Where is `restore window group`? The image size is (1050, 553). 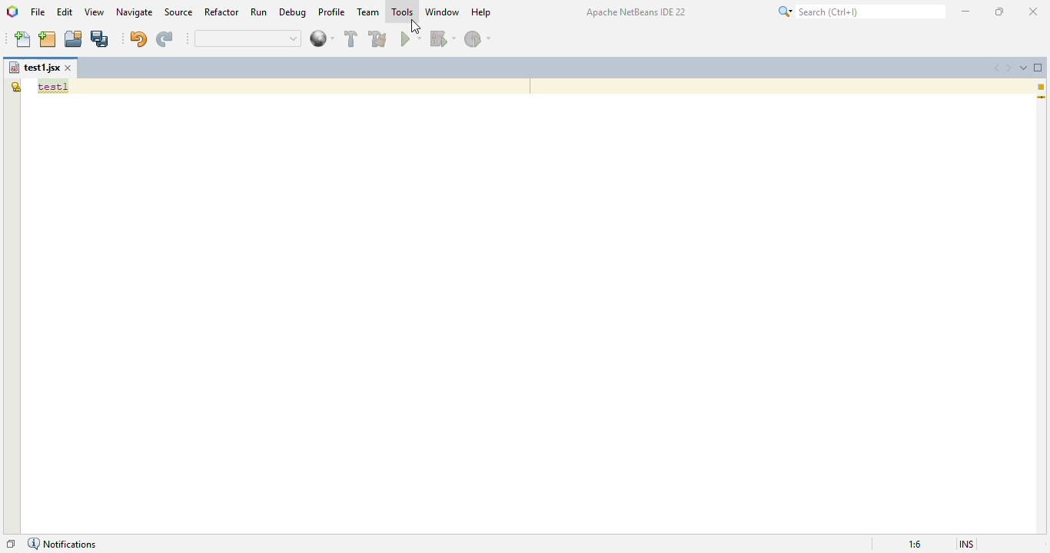
restore window group is located at coordinates (11, 544).